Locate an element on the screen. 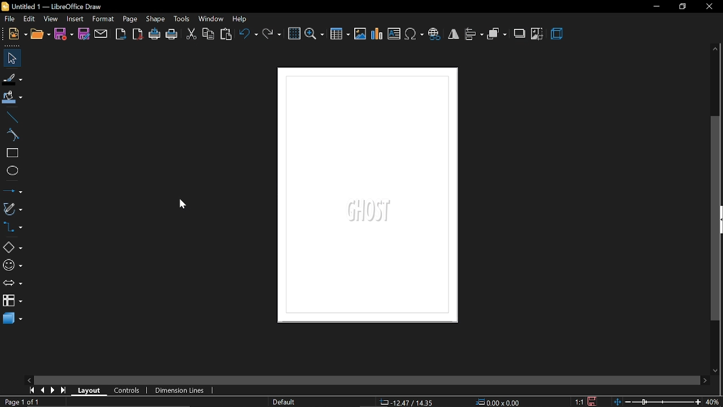 Image resolution: width=723 pixels, height=407 pixels. 40% is located at coordinates (713, 402).